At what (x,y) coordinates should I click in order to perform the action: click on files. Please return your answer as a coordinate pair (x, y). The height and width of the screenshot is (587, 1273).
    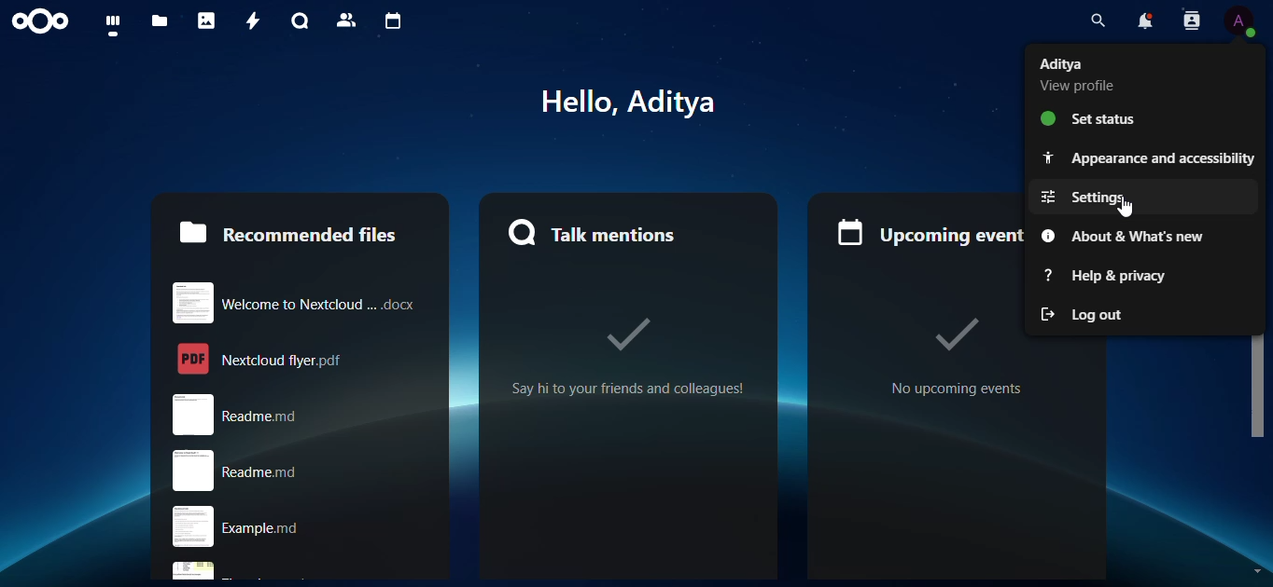
    Looking at the image, I should click on (161, 21).